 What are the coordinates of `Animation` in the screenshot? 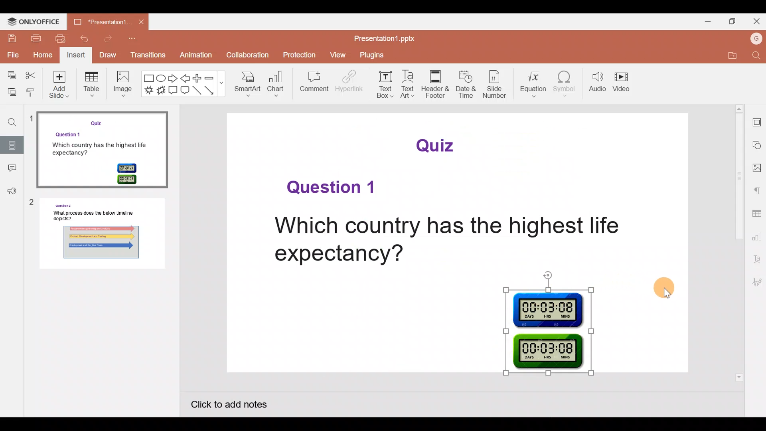 It's located at (192, 54).